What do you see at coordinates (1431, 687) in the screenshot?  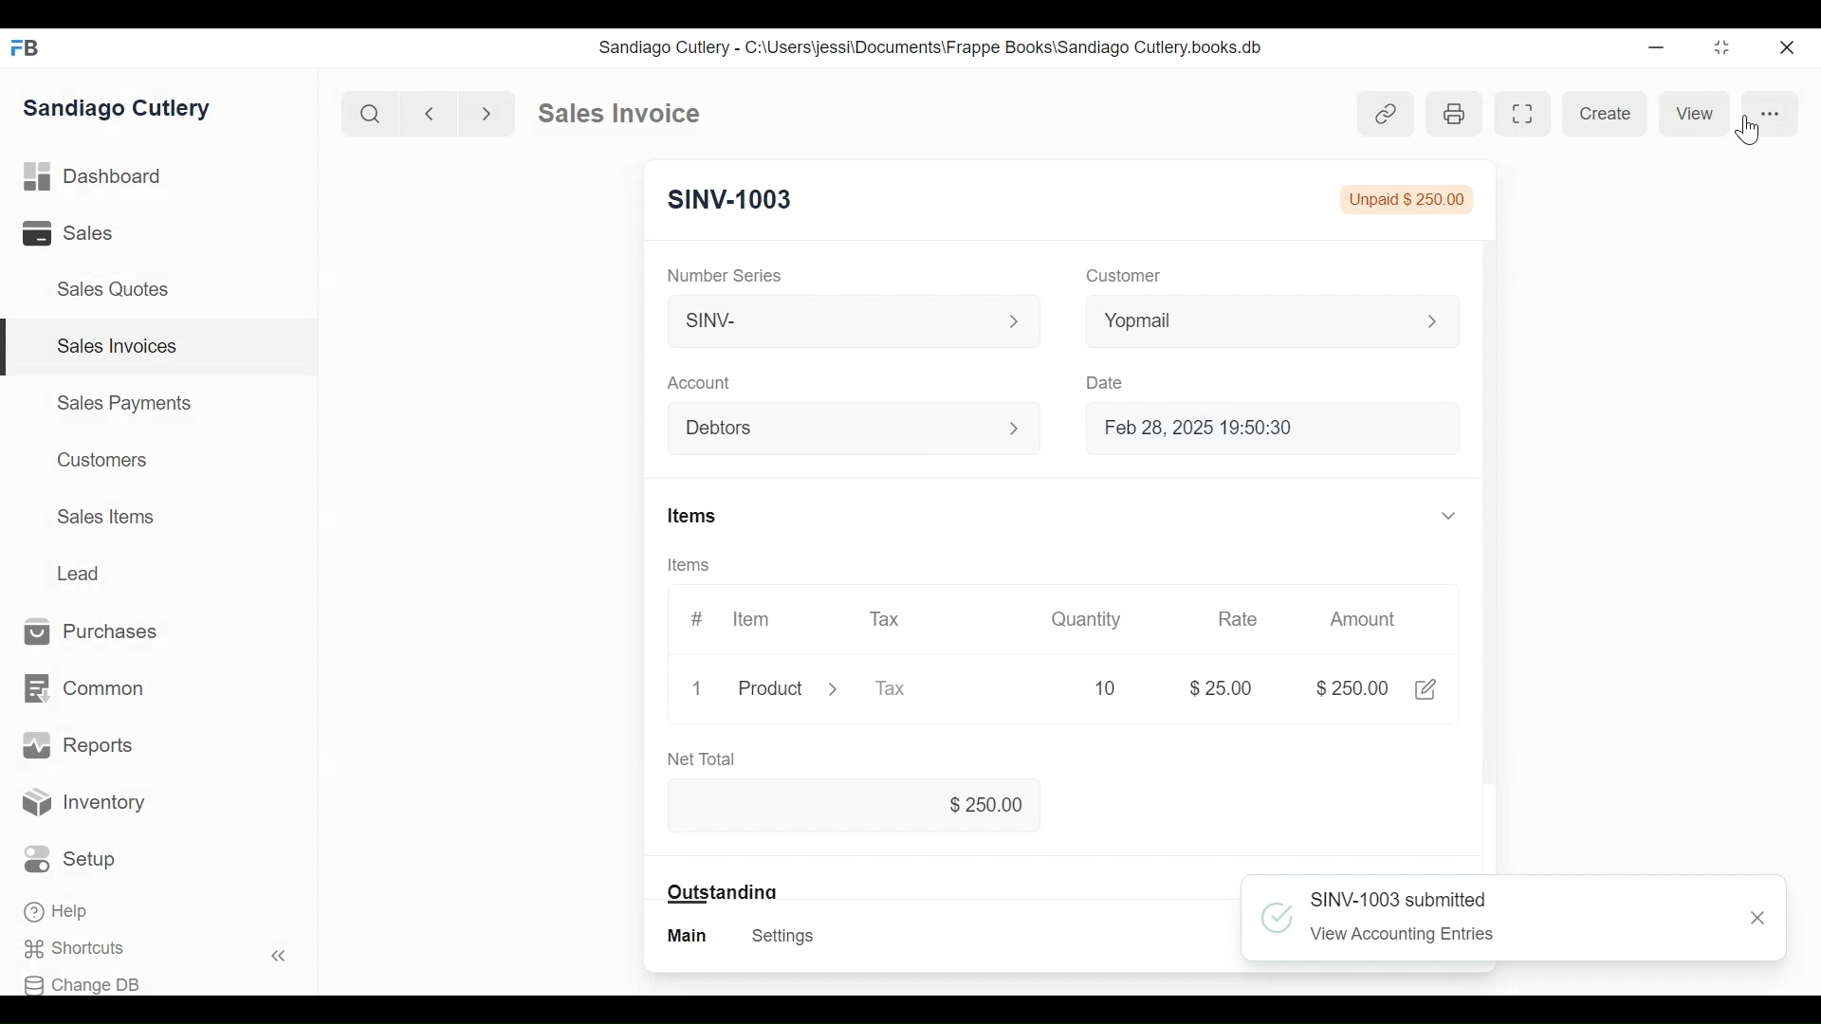 I see `share` at bounding box center [1431, 687].